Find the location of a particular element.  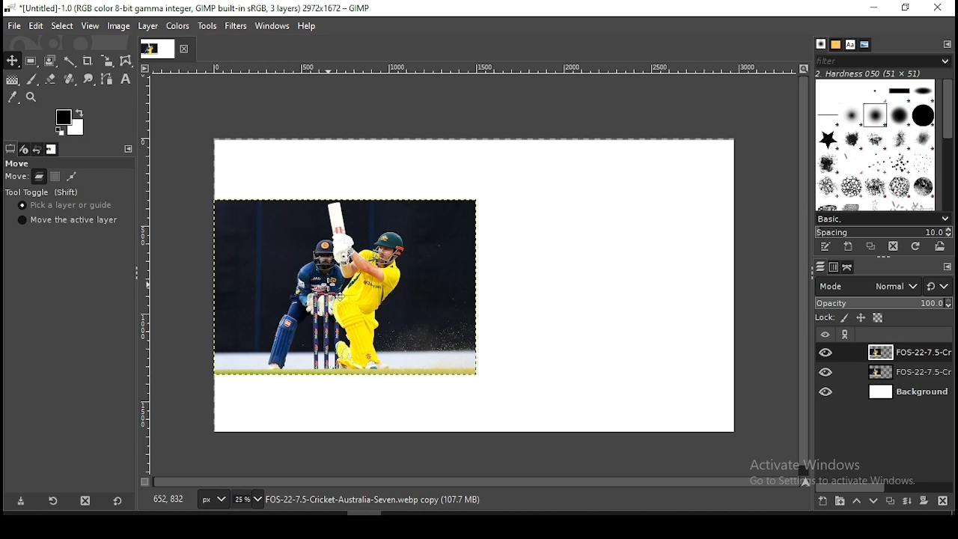

fuzzy select tool is located at coordinates (72, 60).